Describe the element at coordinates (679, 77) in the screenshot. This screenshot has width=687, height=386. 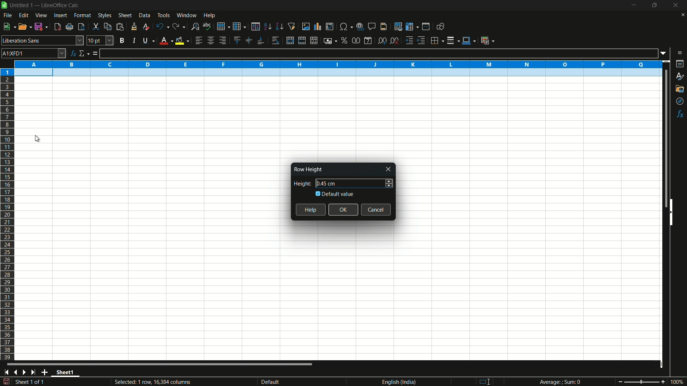
I see `styles` at that location.